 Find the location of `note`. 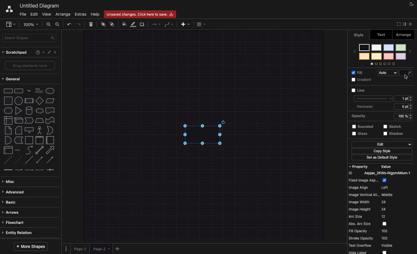

note is located at coordinates (8, 130).